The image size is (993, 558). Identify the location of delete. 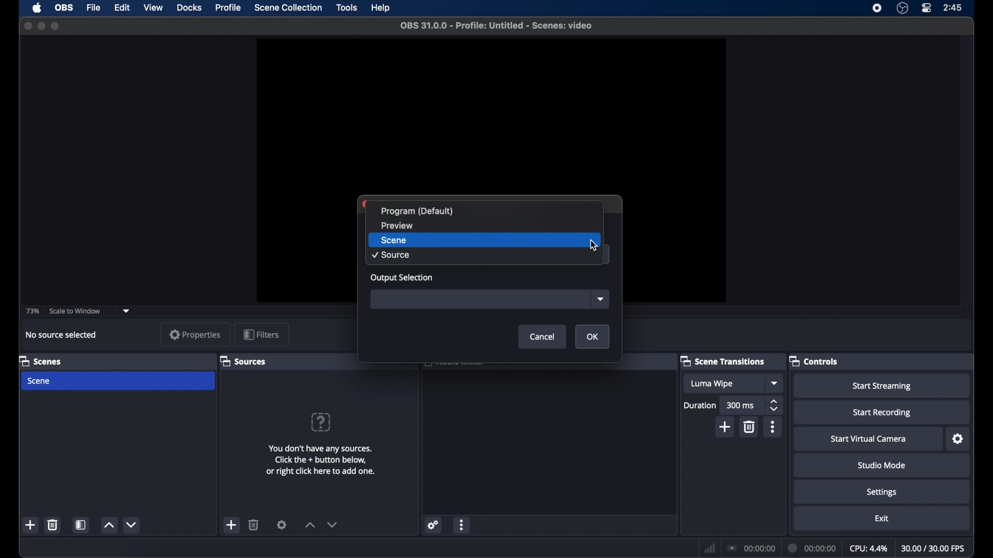
(749, 427).